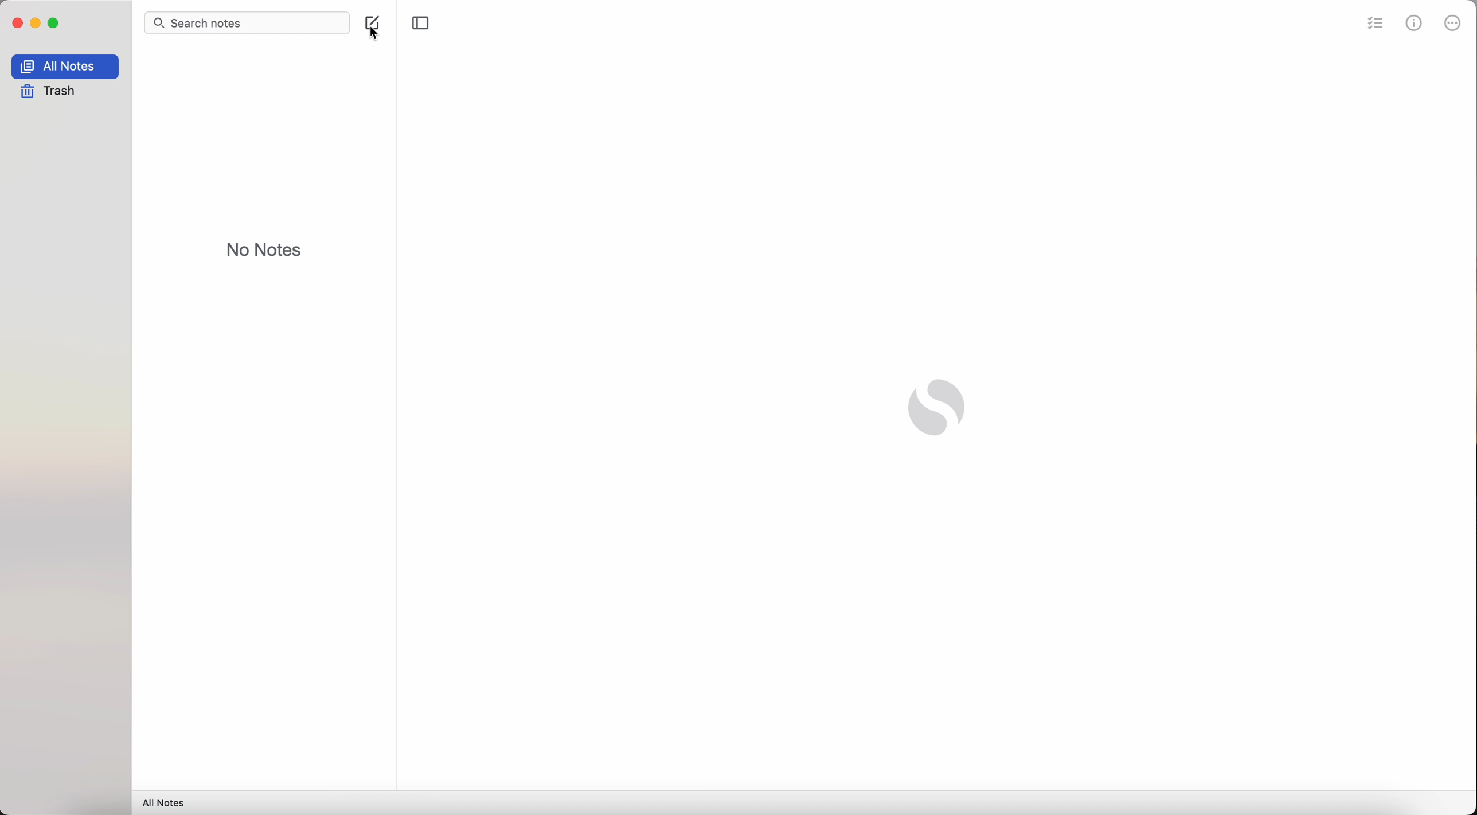  Describe the element at coordinates (1374, 25) in the screenshot. I see `check list` at that location.